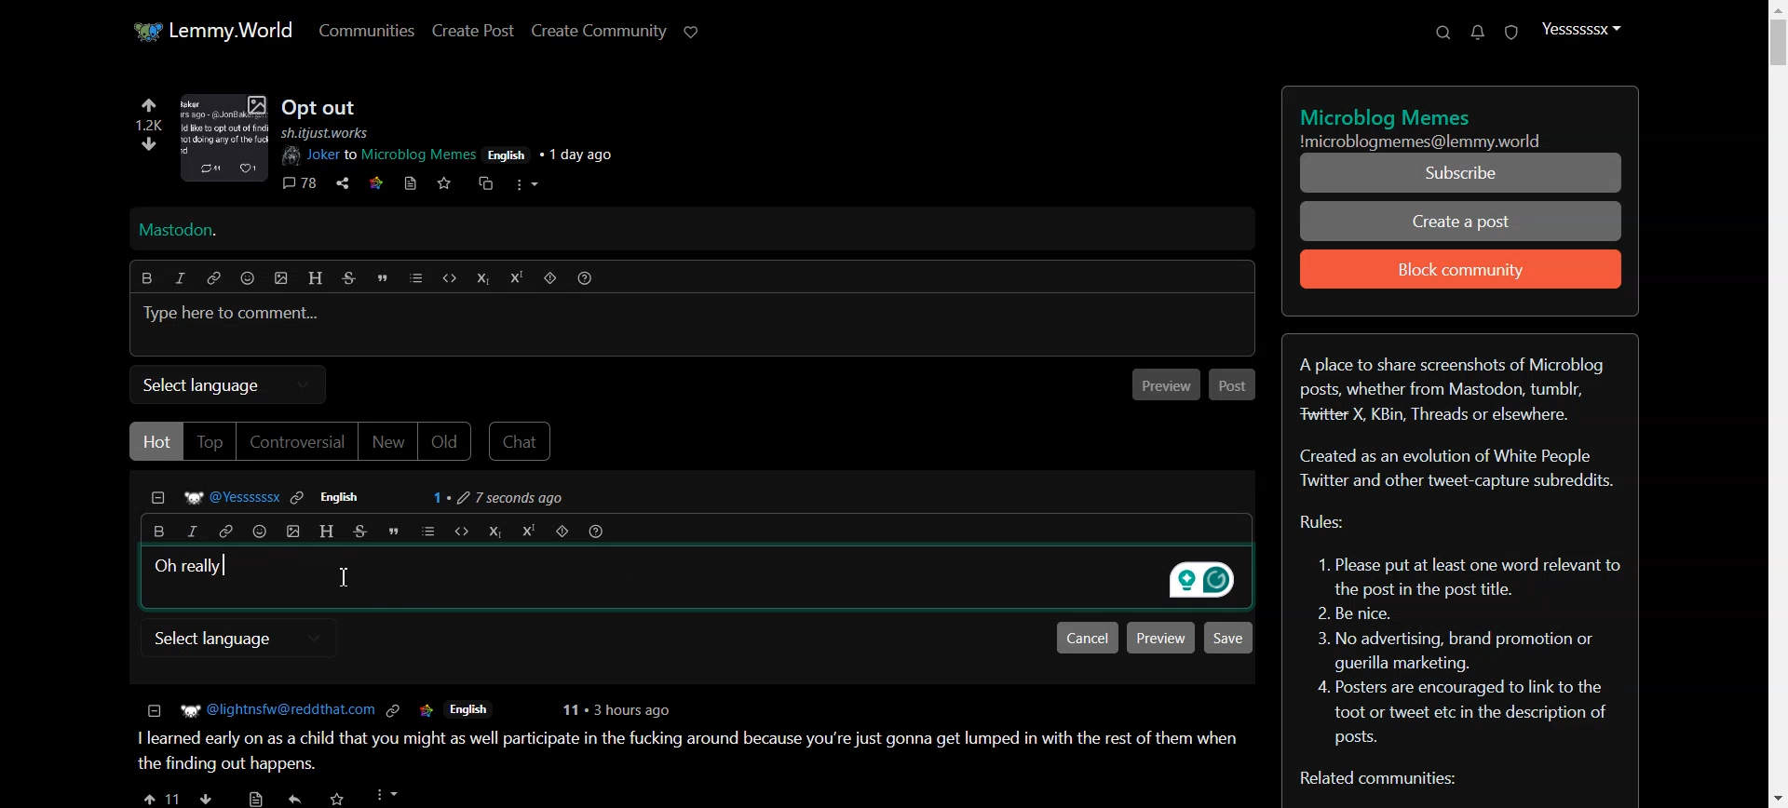 The image size is (1788, 808). Describe the element at coordinates (316, 278) in the screenshot. I see `Header` at that location.